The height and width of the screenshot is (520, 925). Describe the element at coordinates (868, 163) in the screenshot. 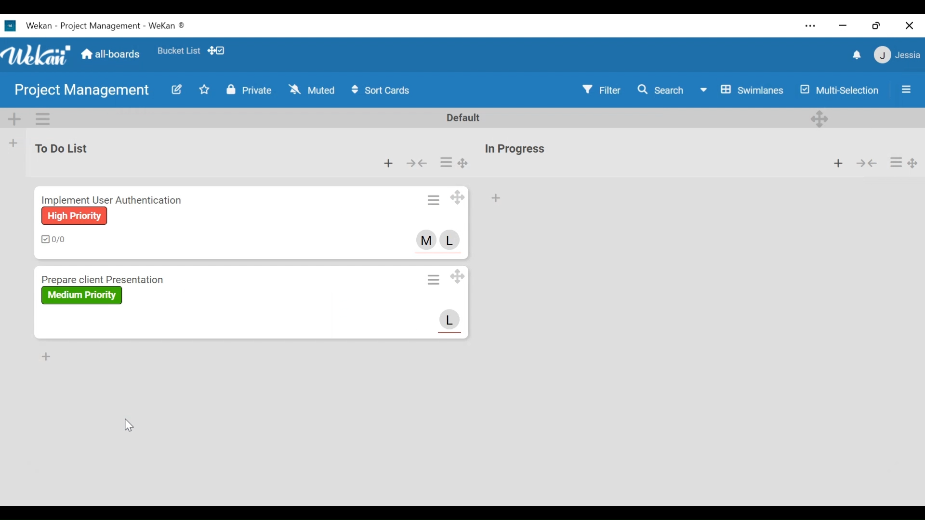

I see `collapse` at that location.